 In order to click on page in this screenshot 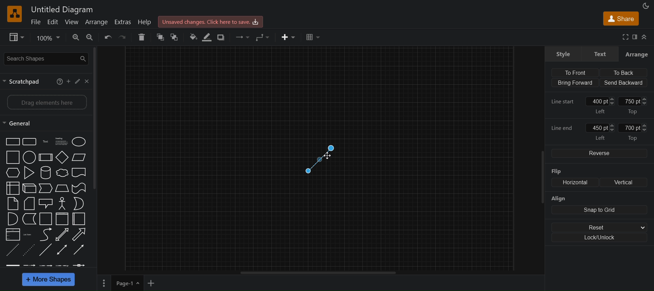, I will do `click(104, 283)`.